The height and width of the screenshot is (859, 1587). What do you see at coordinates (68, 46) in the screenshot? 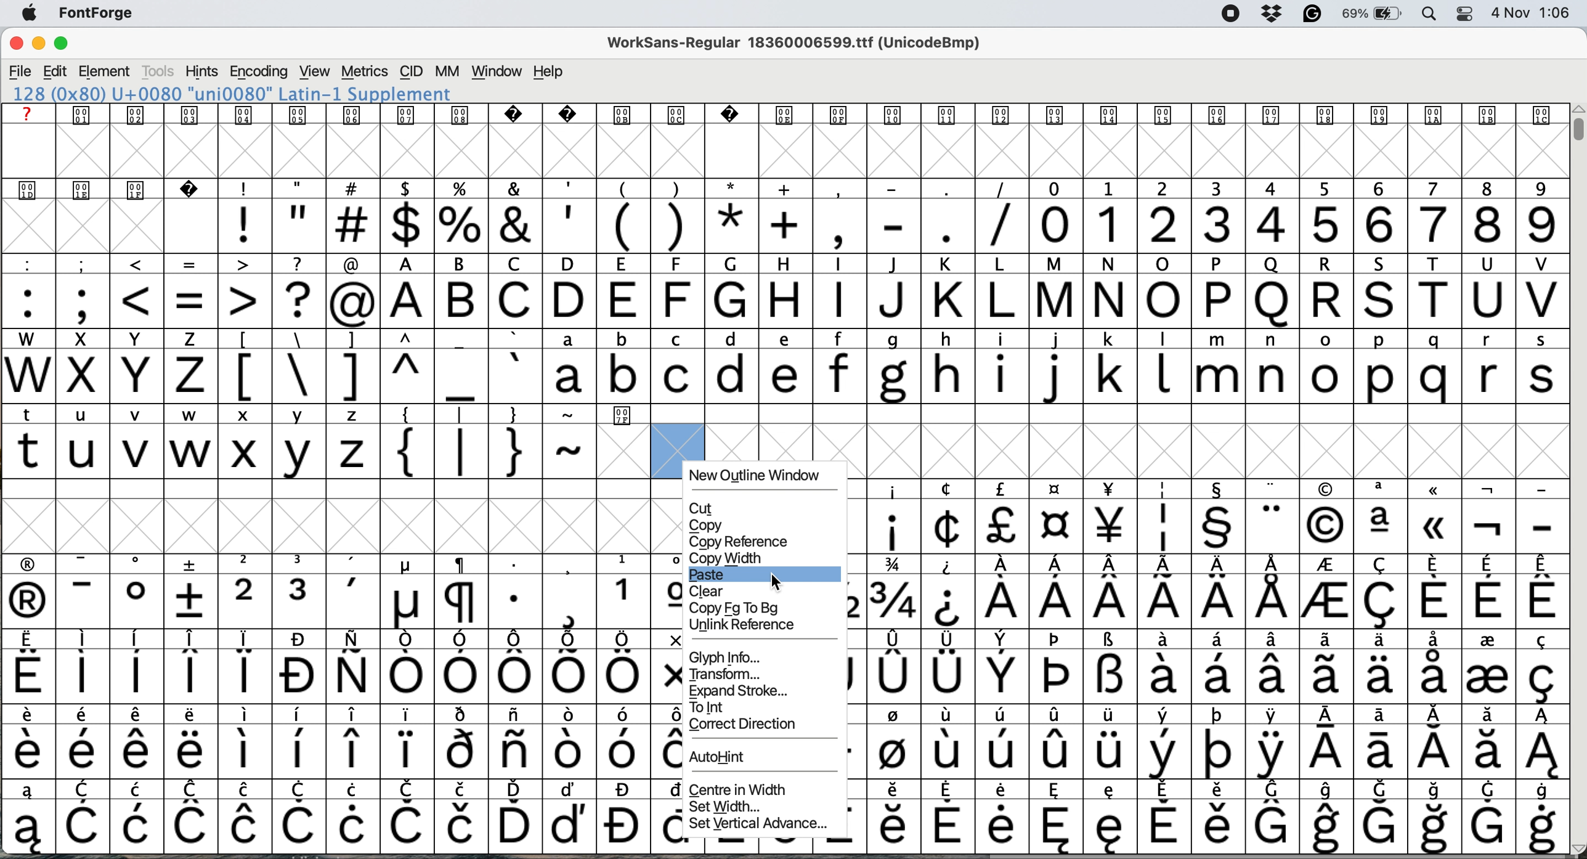
I see `maximise` at bounding box center [68, 46].